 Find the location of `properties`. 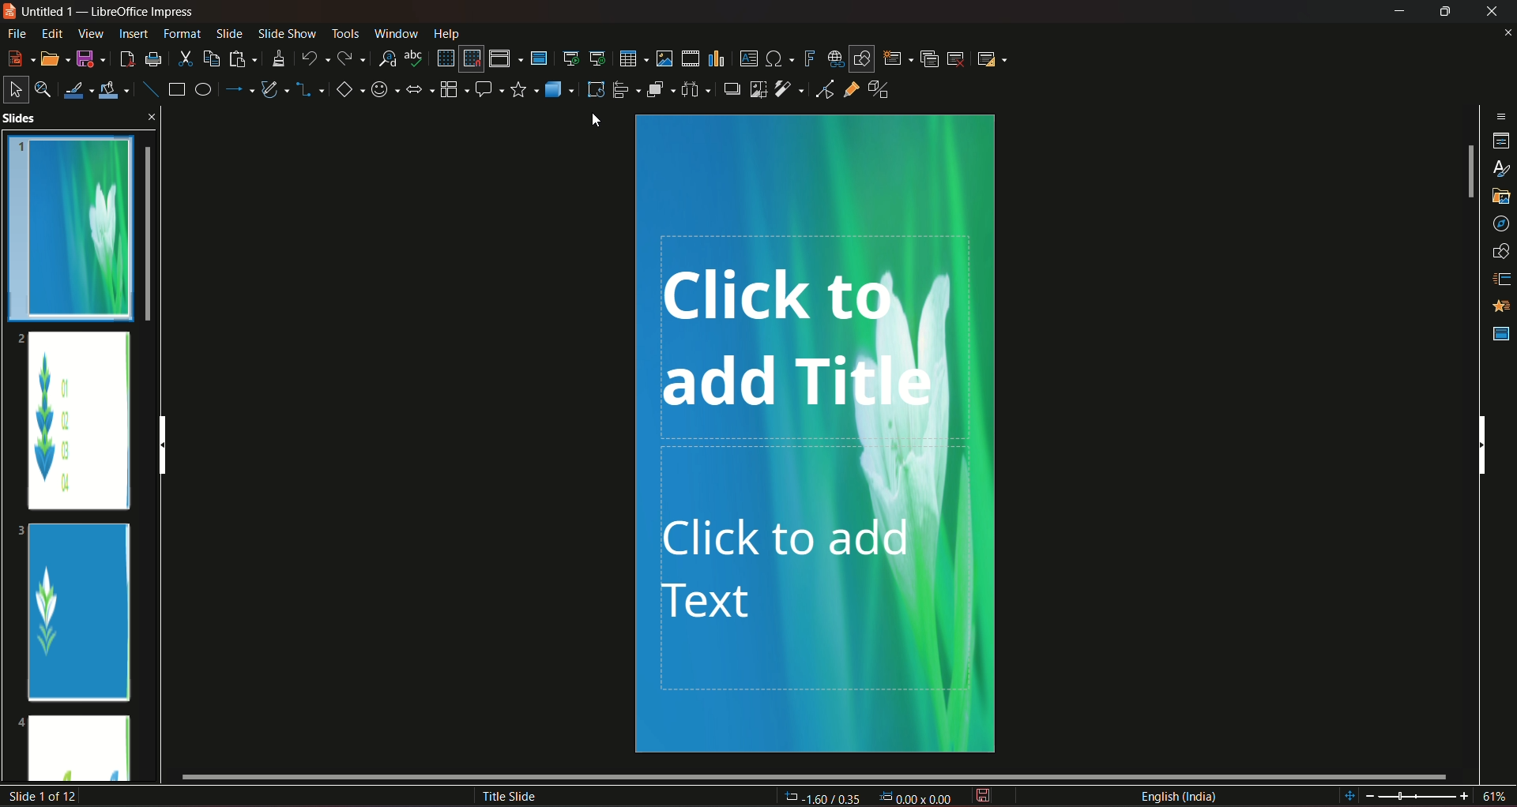

properties is located at coordinates (1500, 140).